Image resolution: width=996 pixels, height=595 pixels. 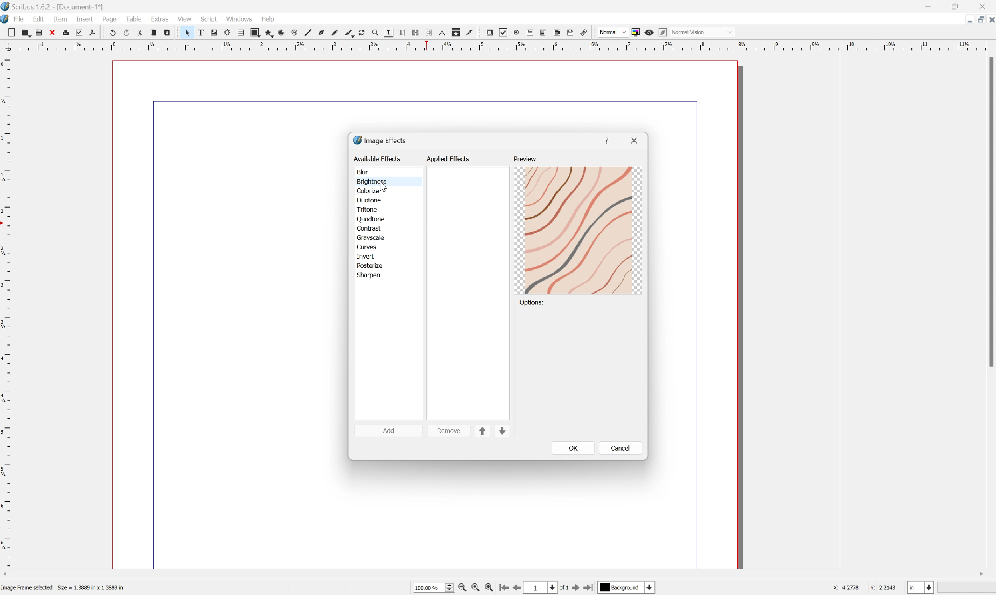 I want to click on Insert, so click(x=85, y=19).